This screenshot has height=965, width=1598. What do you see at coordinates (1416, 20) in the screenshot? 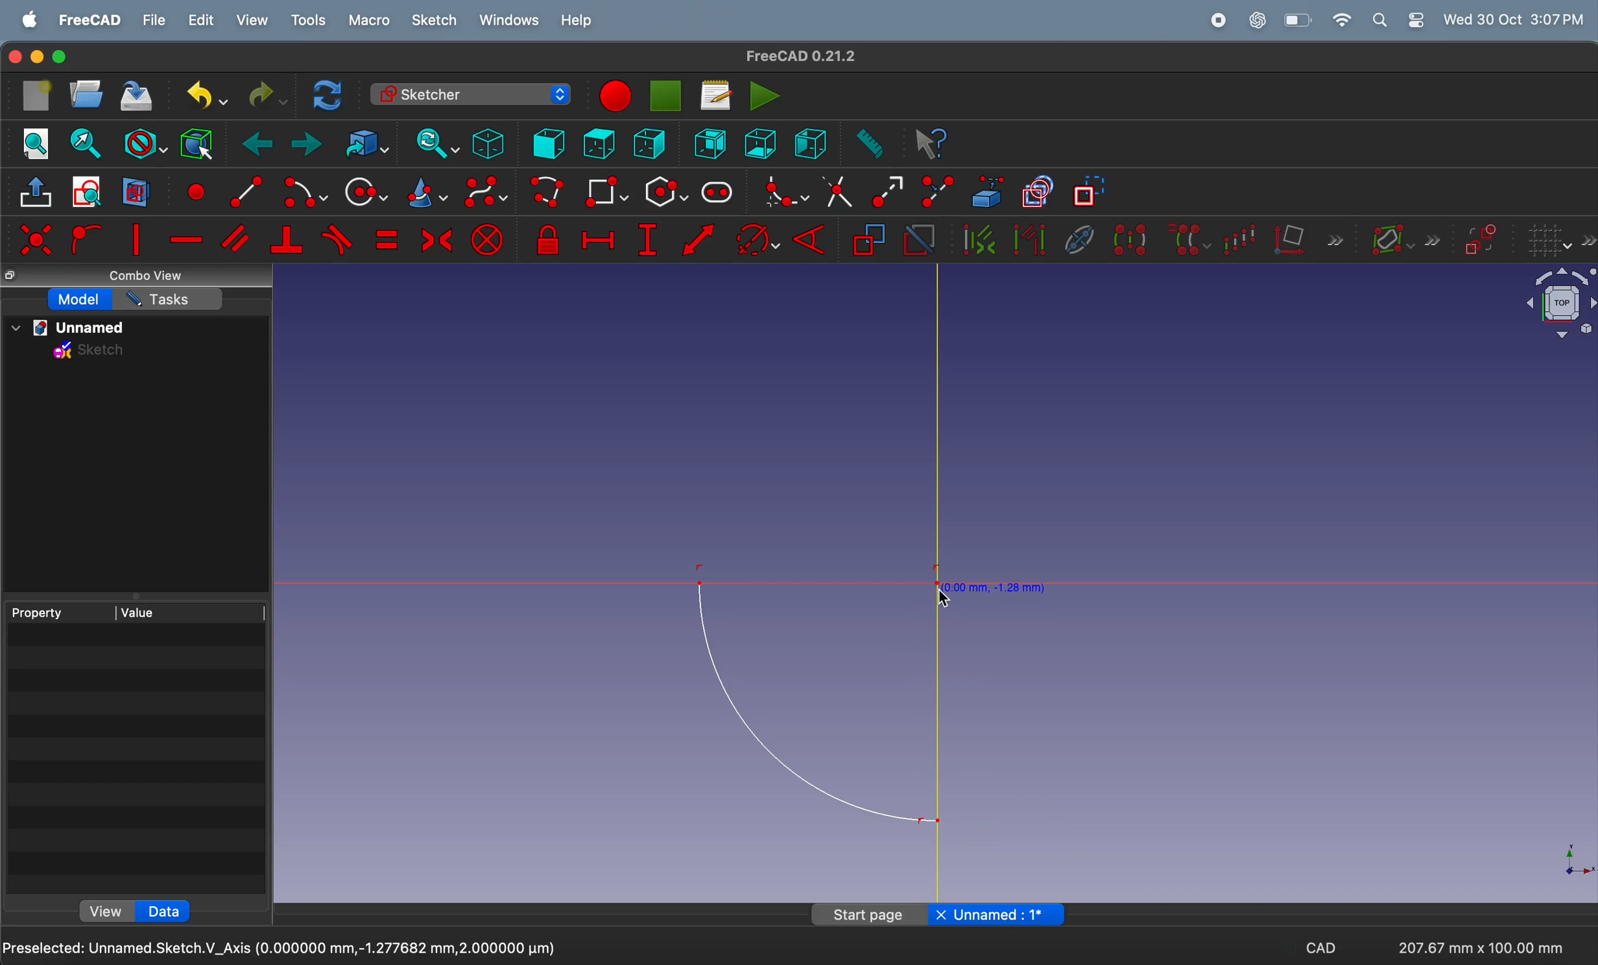
I see `settings` at bounding box center [1416, 20].